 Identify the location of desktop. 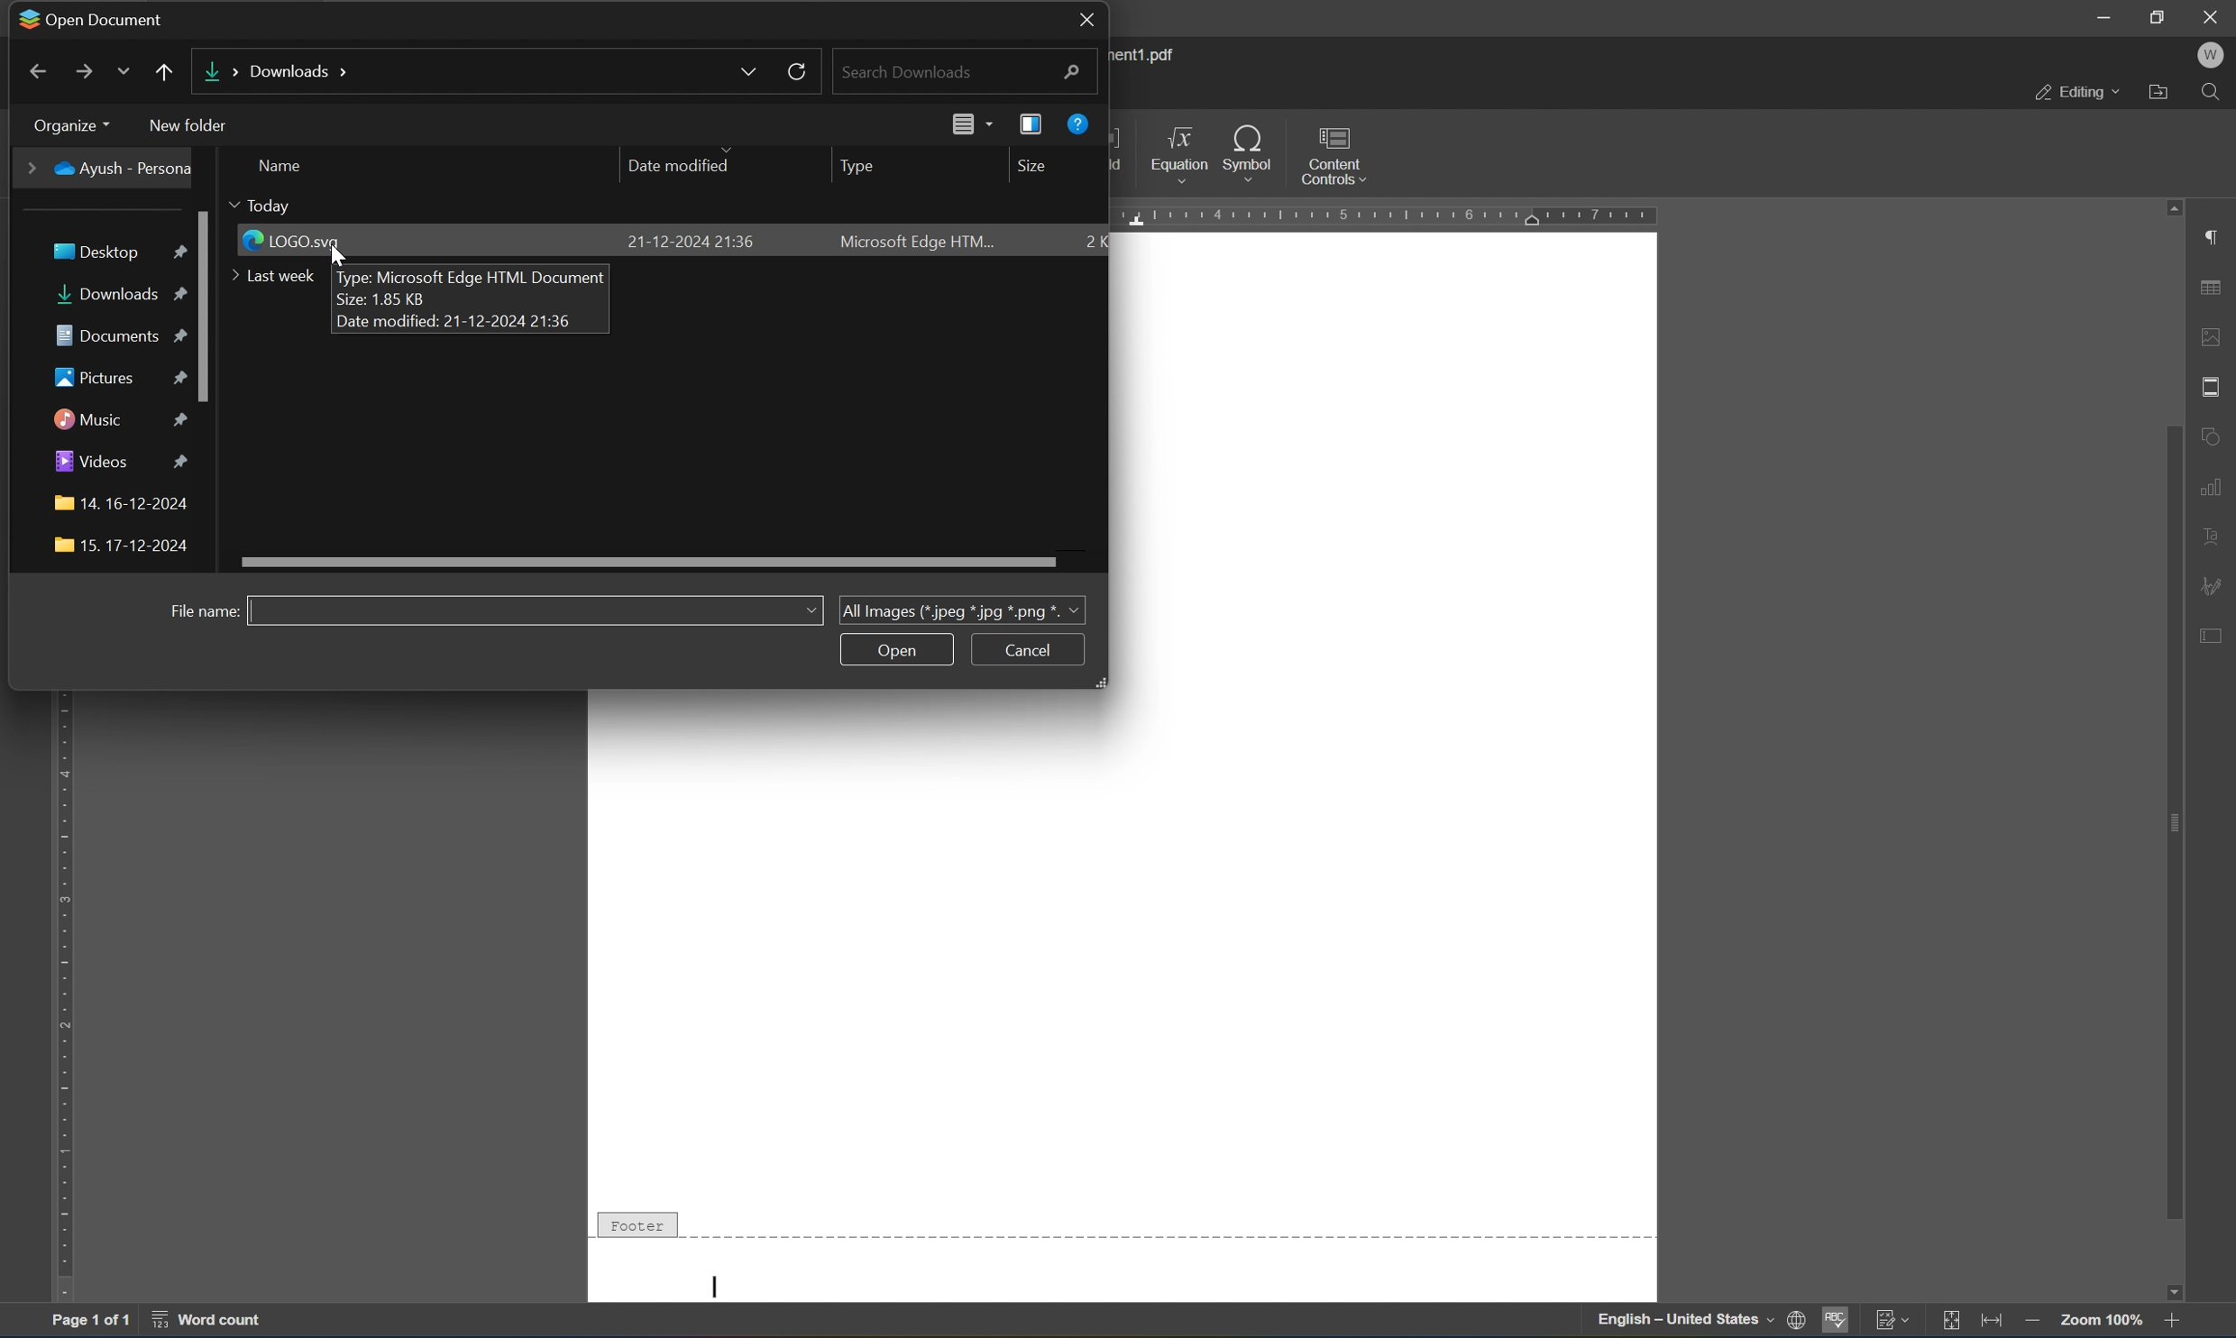
(122, 251).